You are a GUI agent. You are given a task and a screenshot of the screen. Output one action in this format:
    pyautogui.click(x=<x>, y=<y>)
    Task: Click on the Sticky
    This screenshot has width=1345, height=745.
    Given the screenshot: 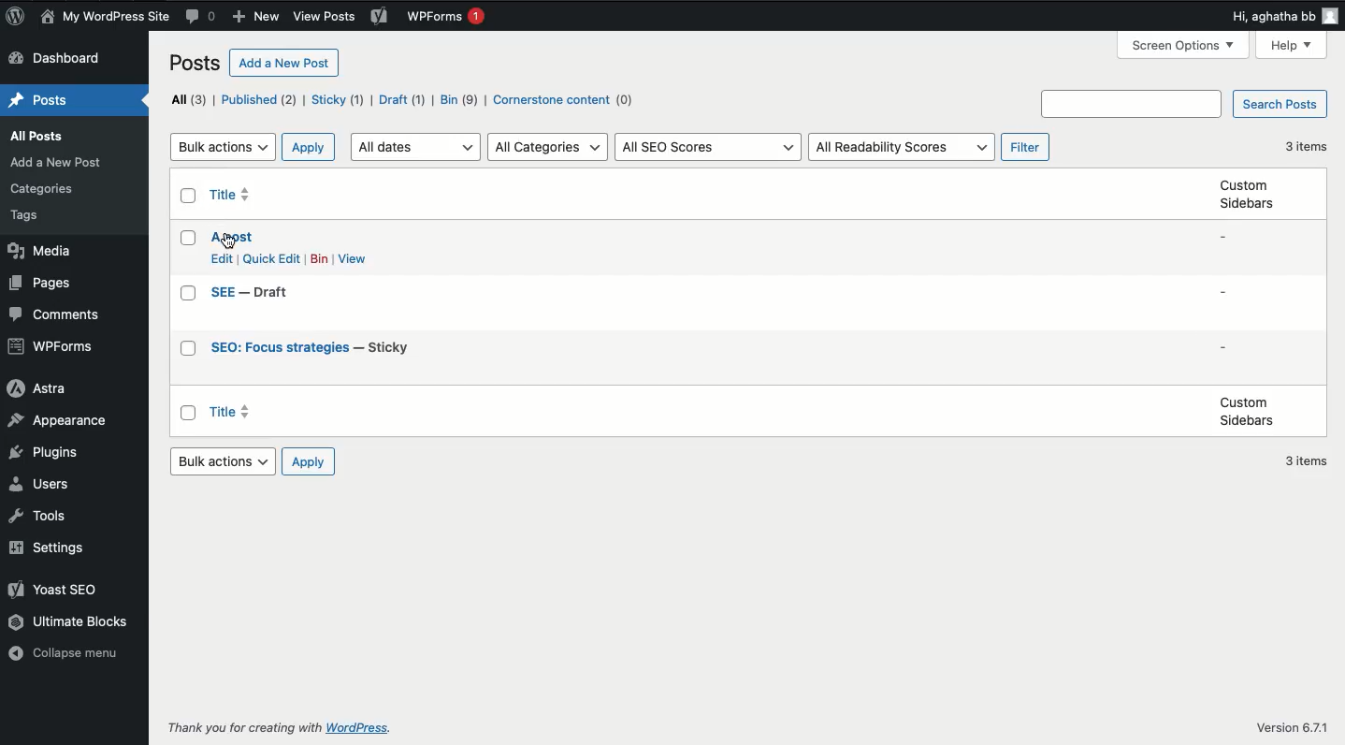 What is the action you would take?
    pyautogui.click(x=338, y=101)
    